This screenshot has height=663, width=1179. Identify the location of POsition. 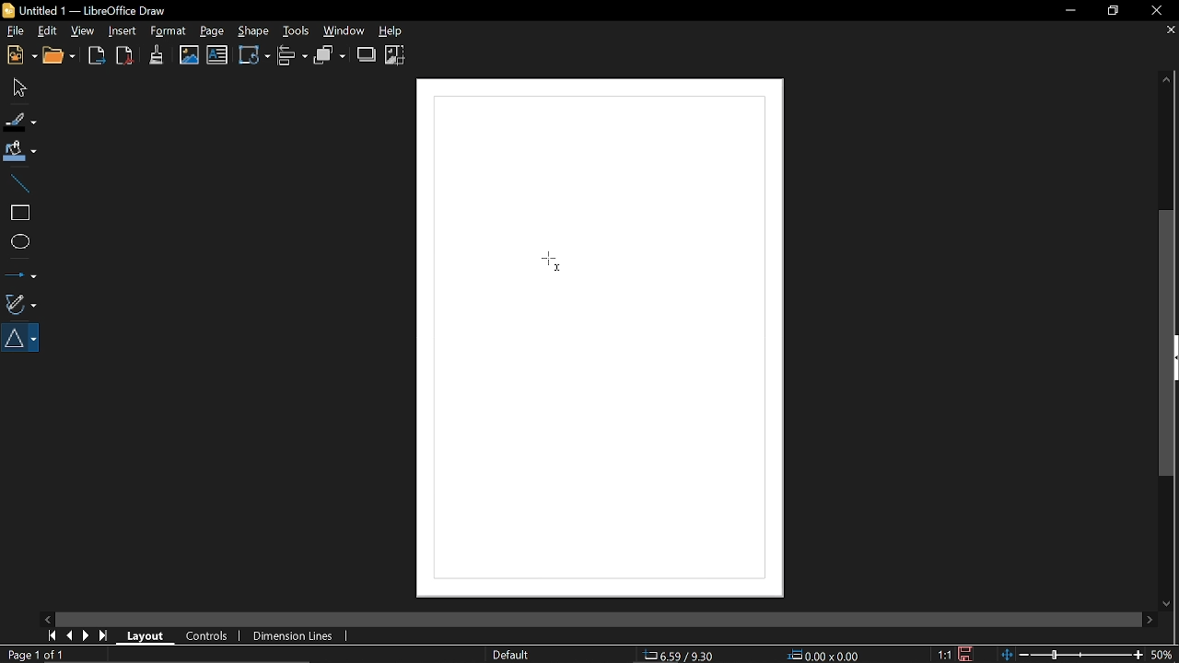
(688, 654).